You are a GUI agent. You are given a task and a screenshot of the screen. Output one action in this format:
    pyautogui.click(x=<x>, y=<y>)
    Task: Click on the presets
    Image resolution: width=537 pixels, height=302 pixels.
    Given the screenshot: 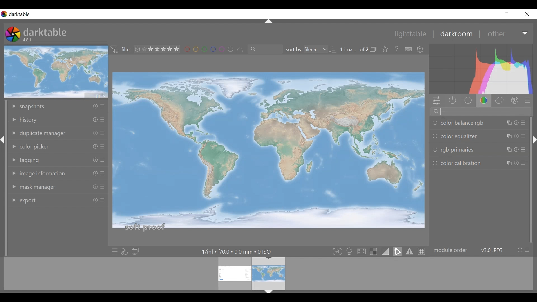 What is the action you would take?
    pyautogui.click(x=528, y=102)
    